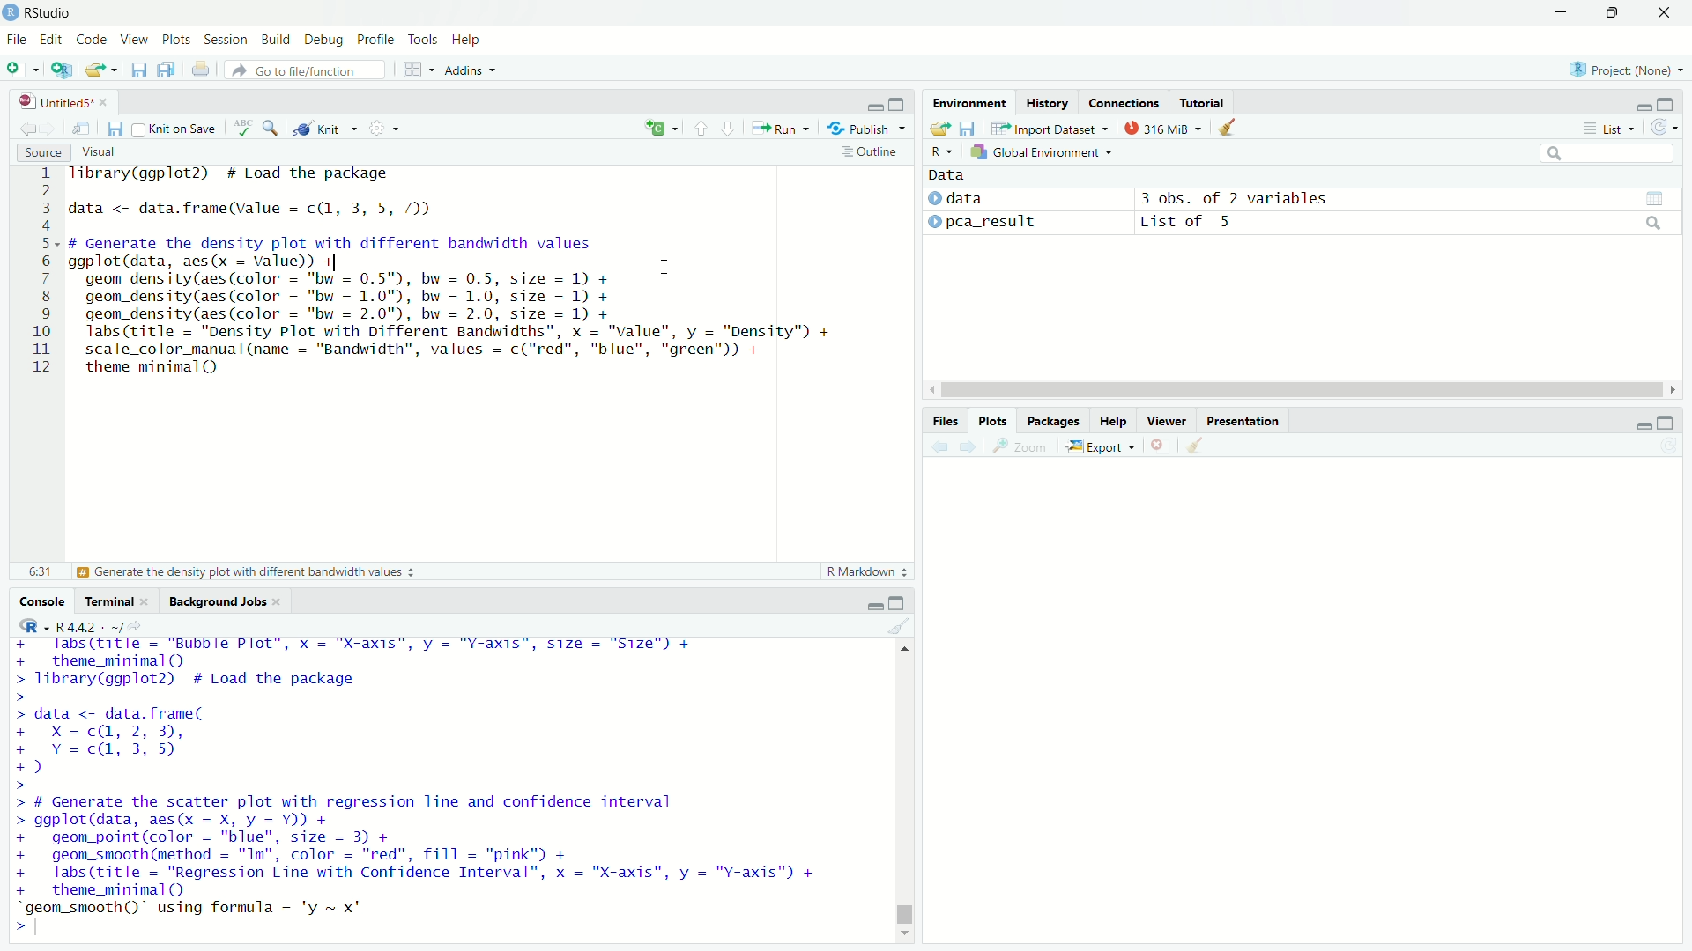 This screenshot has width=1692, height=951. Describe the element at coordinates (244, 572) in the screenshot. I see `Generate the density plot with different bandwidth values` at that location.